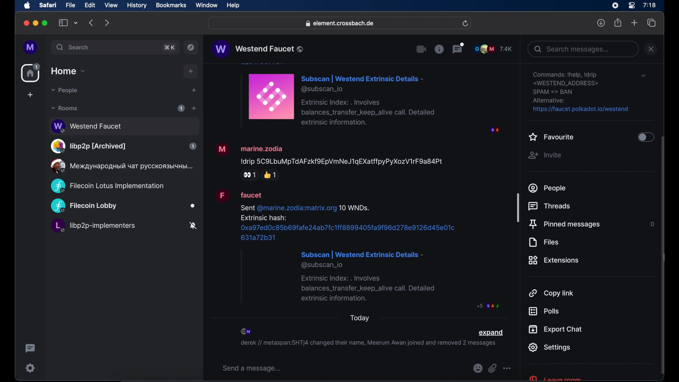 The height and width of the screenshot is (382, 679). I want to click on 1, so click(181, 108).